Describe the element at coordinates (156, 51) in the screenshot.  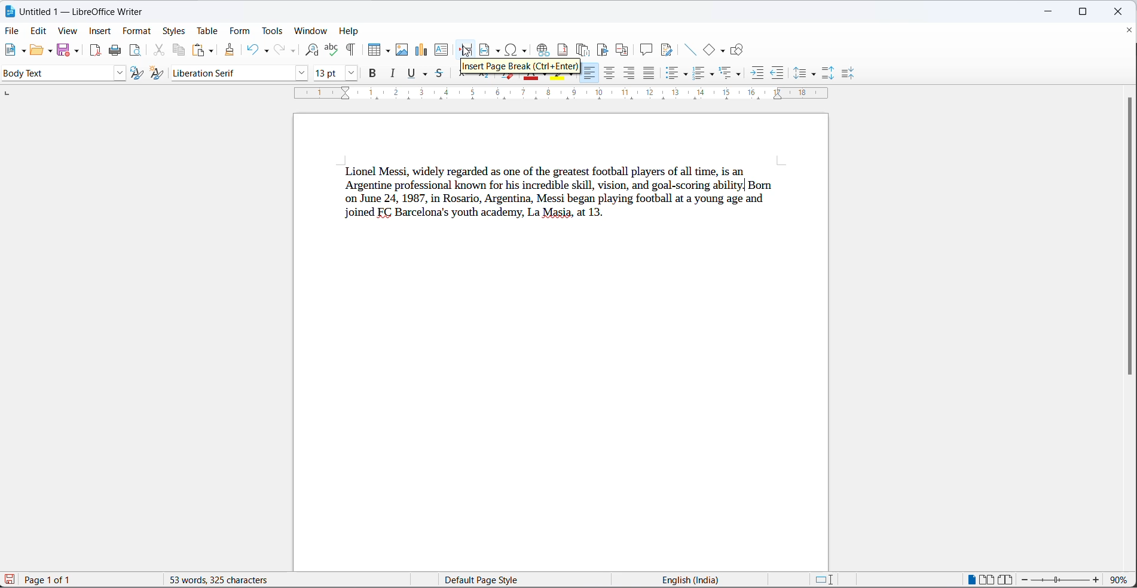
I see `cut` at that location.